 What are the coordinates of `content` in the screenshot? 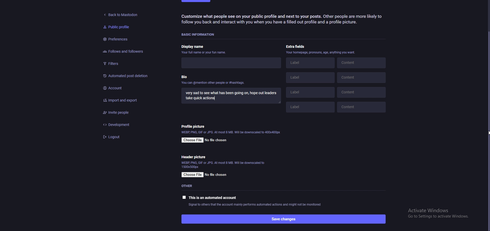 It's located at (363, 78).